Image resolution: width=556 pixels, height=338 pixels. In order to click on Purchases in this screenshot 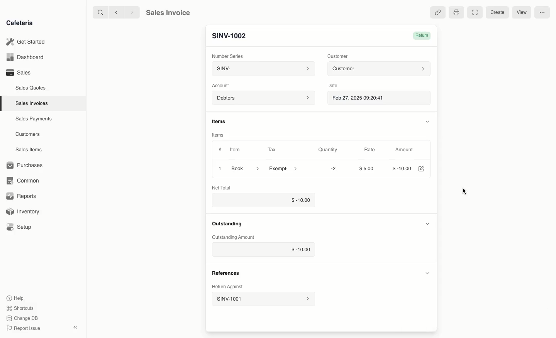, I will do `click(27, 165)`.